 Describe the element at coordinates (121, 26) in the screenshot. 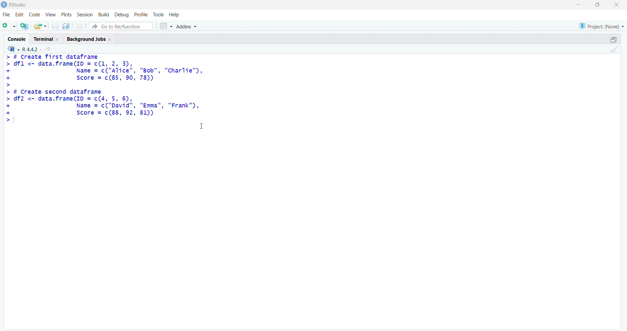

I see ` Go to file/function` at that location.